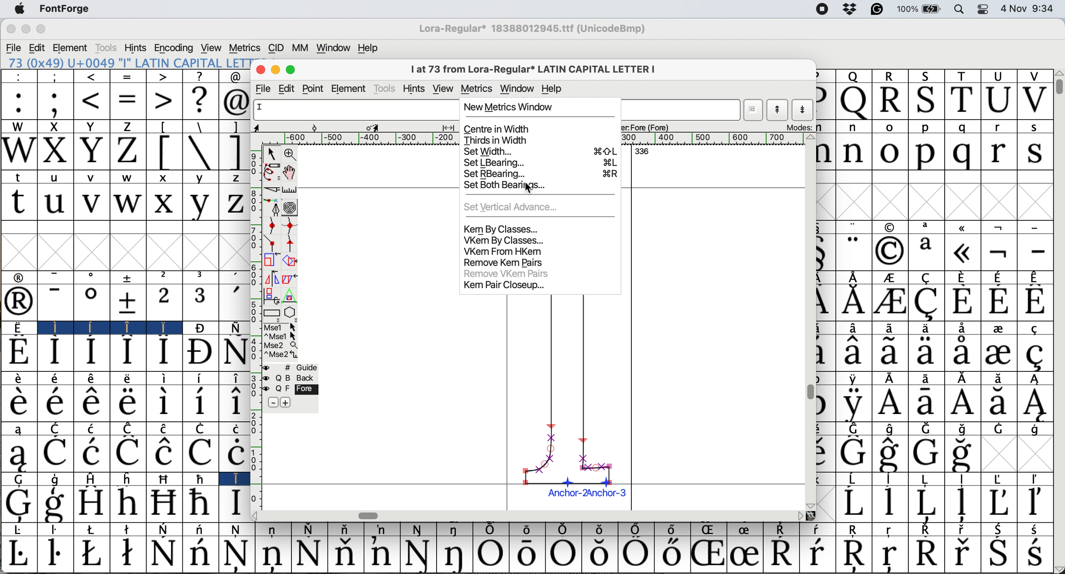 The image size is (1065, 574). I want to click on , so click(128, 326).